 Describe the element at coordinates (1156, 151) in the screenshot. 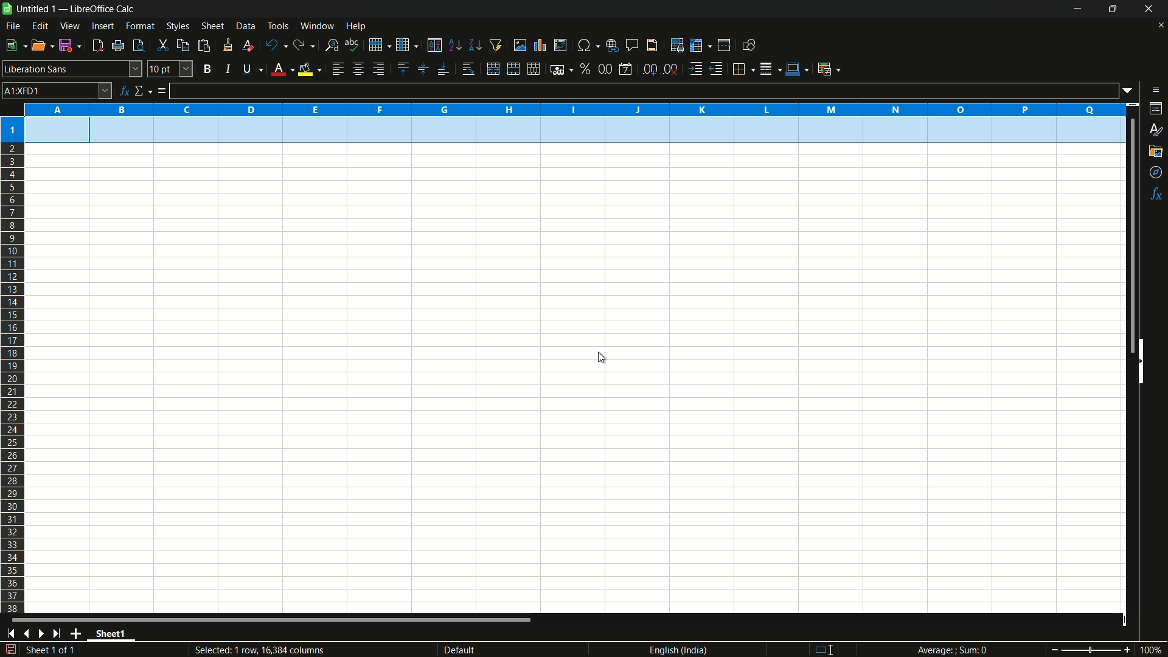

I see `gallery` at that location.